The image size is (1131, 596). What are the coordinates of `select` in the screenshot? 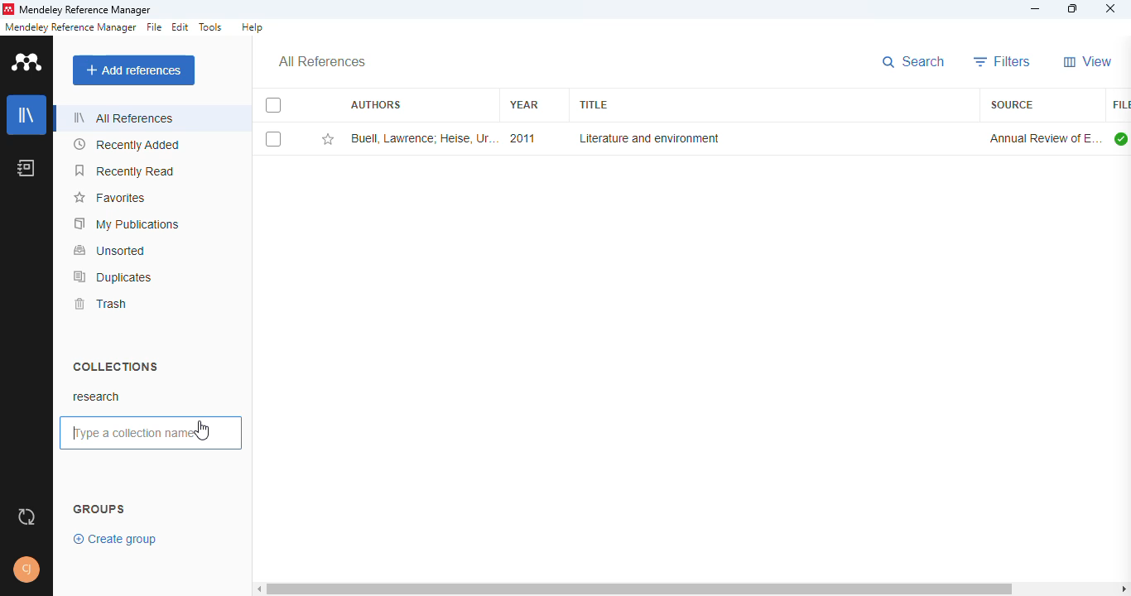 It's located at (274, 105).